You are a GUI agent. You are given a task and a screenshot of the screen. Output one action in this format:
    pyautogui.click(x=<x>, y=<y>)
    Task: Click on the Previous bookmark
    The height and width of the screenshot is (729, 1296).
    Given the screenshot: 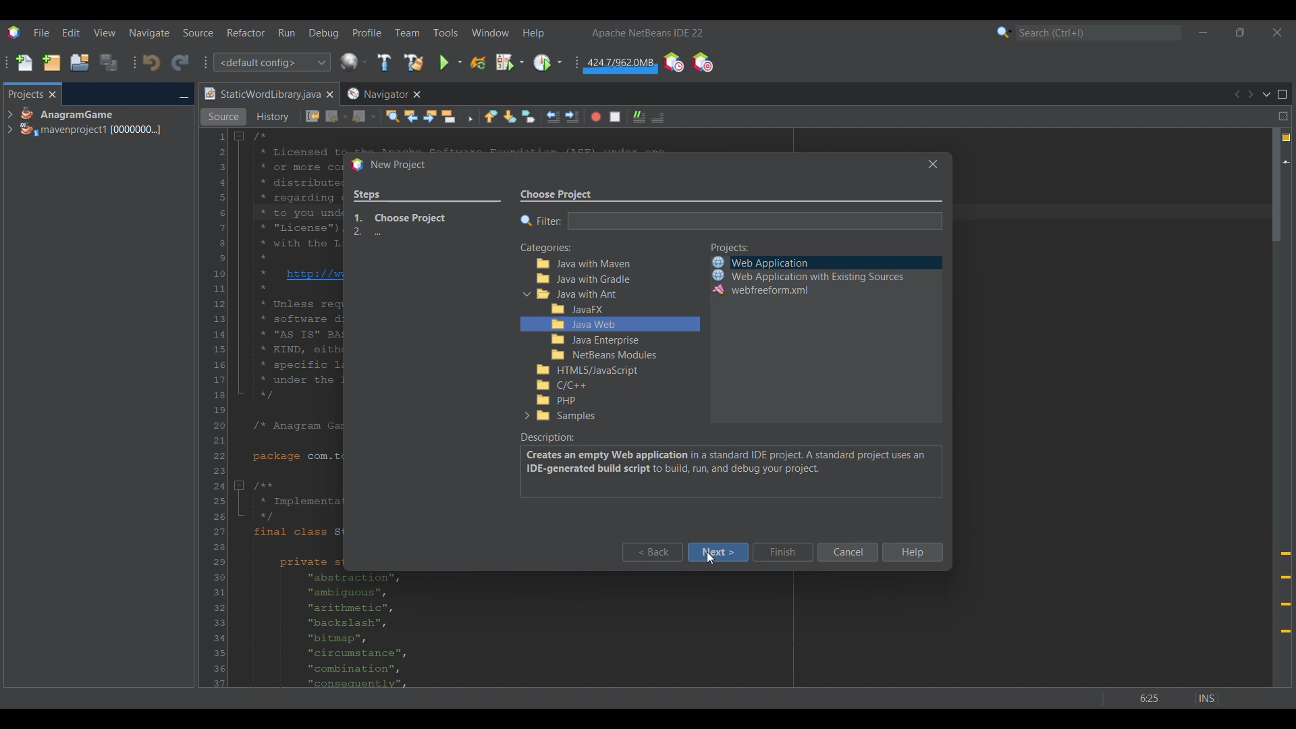 What is the action you would take?
    pyautogui.click(x=491, y=116)
    